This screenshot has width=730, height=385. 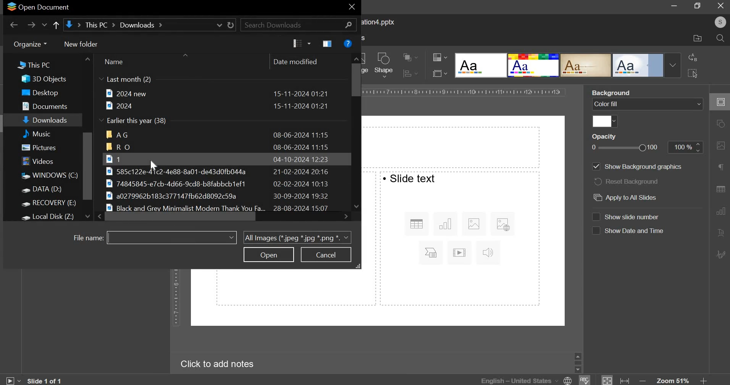 What do you see at coordinates (31, 25) in the screenshot?
I see `forward` at bounding box center [31, 25].